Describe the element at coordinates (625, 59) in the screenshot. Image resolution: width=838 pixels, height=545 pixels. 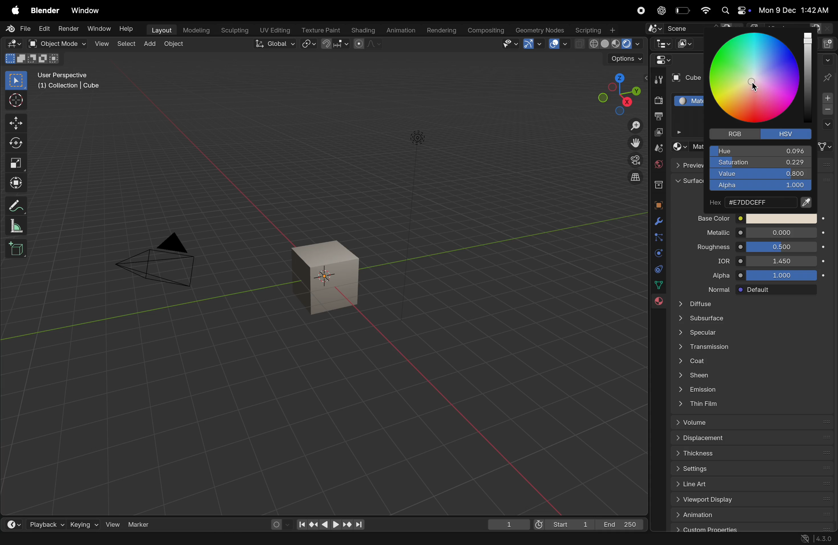
I see `options` at that location.